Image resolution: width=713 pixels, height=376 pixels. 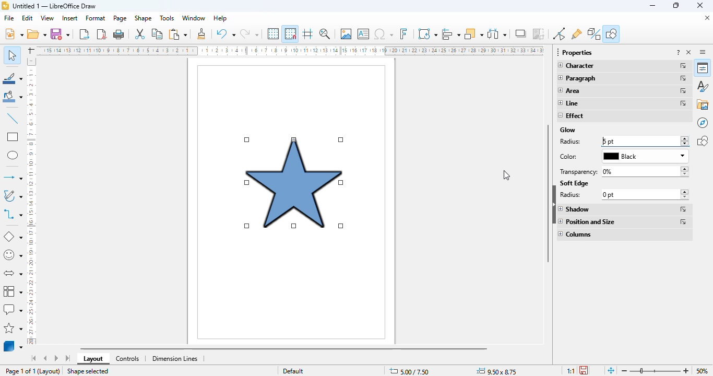 What do you see at coordinates (56, 358) in the screenshot?
I see `scroll to next sheet` at bounding box center [56, 358].